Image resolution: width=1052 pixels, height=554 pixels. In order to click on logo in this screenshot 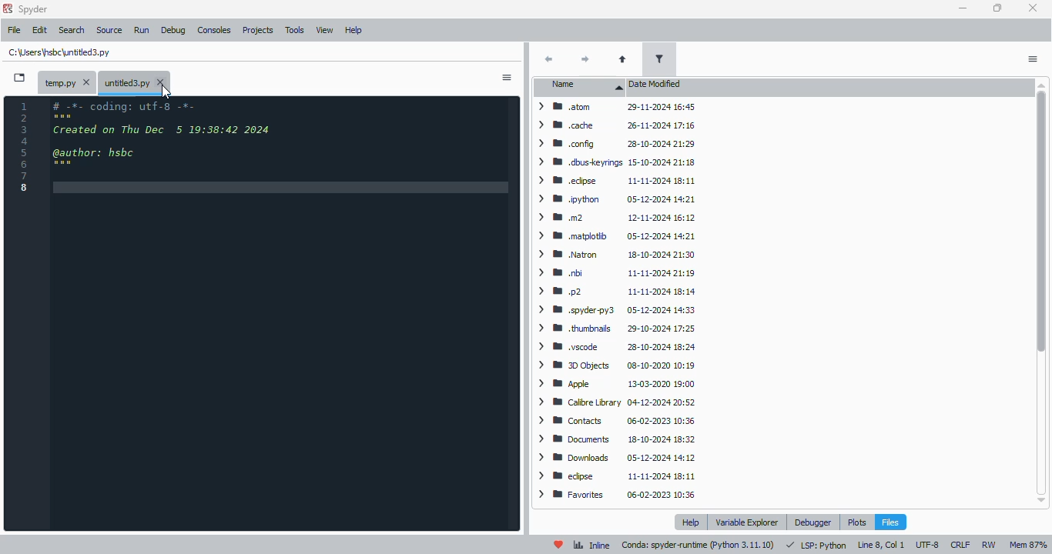, I will do `click(8, 8)`.